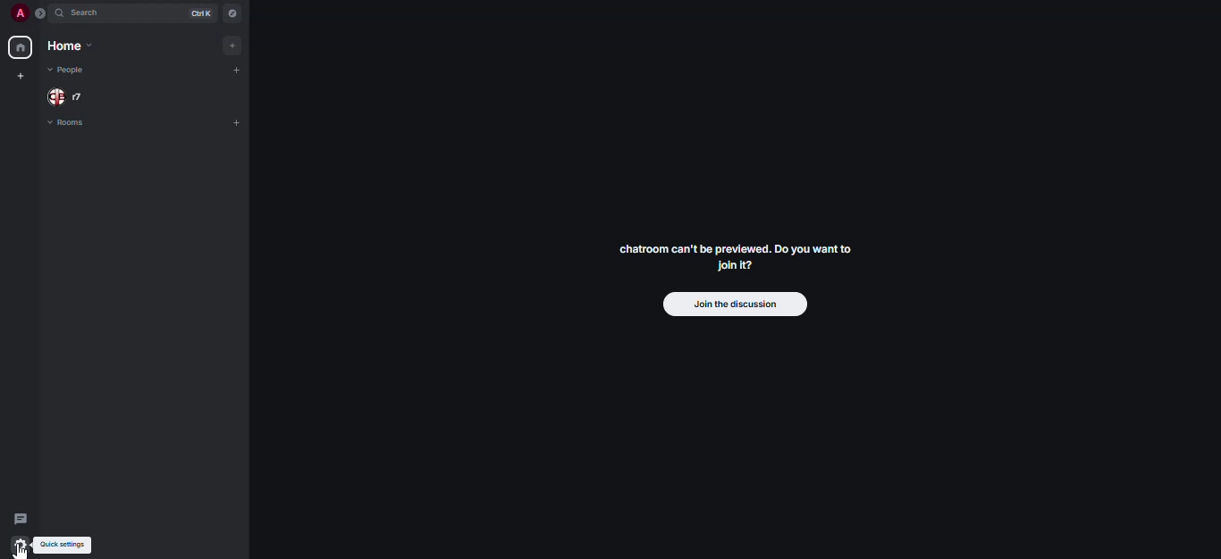 The image size is (1221, 559). Describe the element at coordinates (237, 70) in the screenshot. I see `add` at that location.